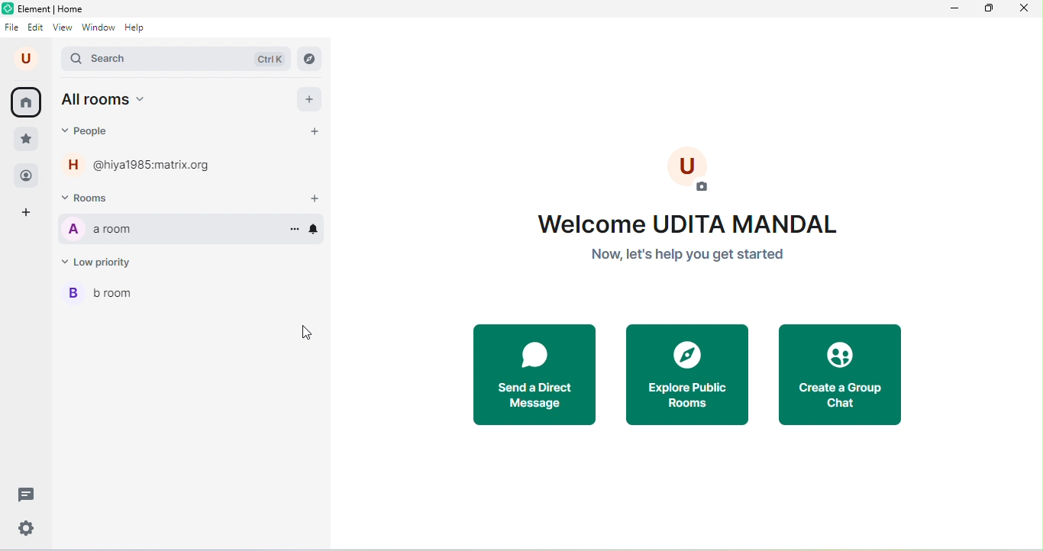 This screenshot has width=1043, height=551. Describe the element at coordinates (683, 223) in the screenshot. I see `Welcome UDITA MANDAL` at that location.